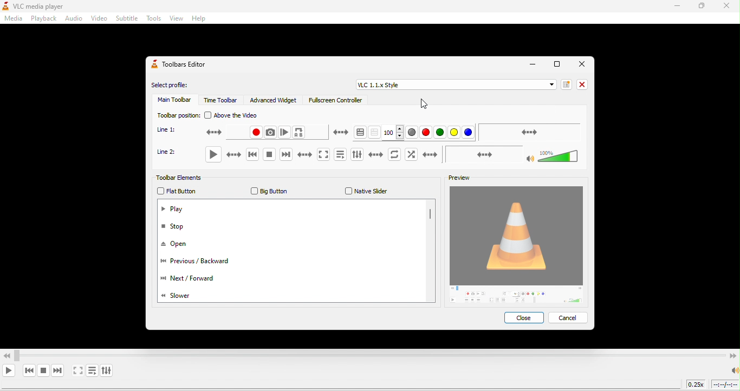 This screenshot has width=740, height=391. I want to click on green, so click(440, 133).